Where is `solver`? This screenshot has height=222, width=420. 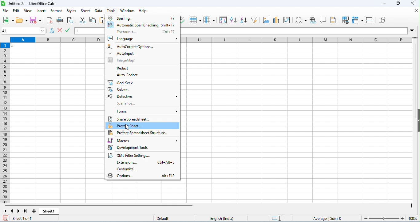
solver is located at coordinates (120, 90).